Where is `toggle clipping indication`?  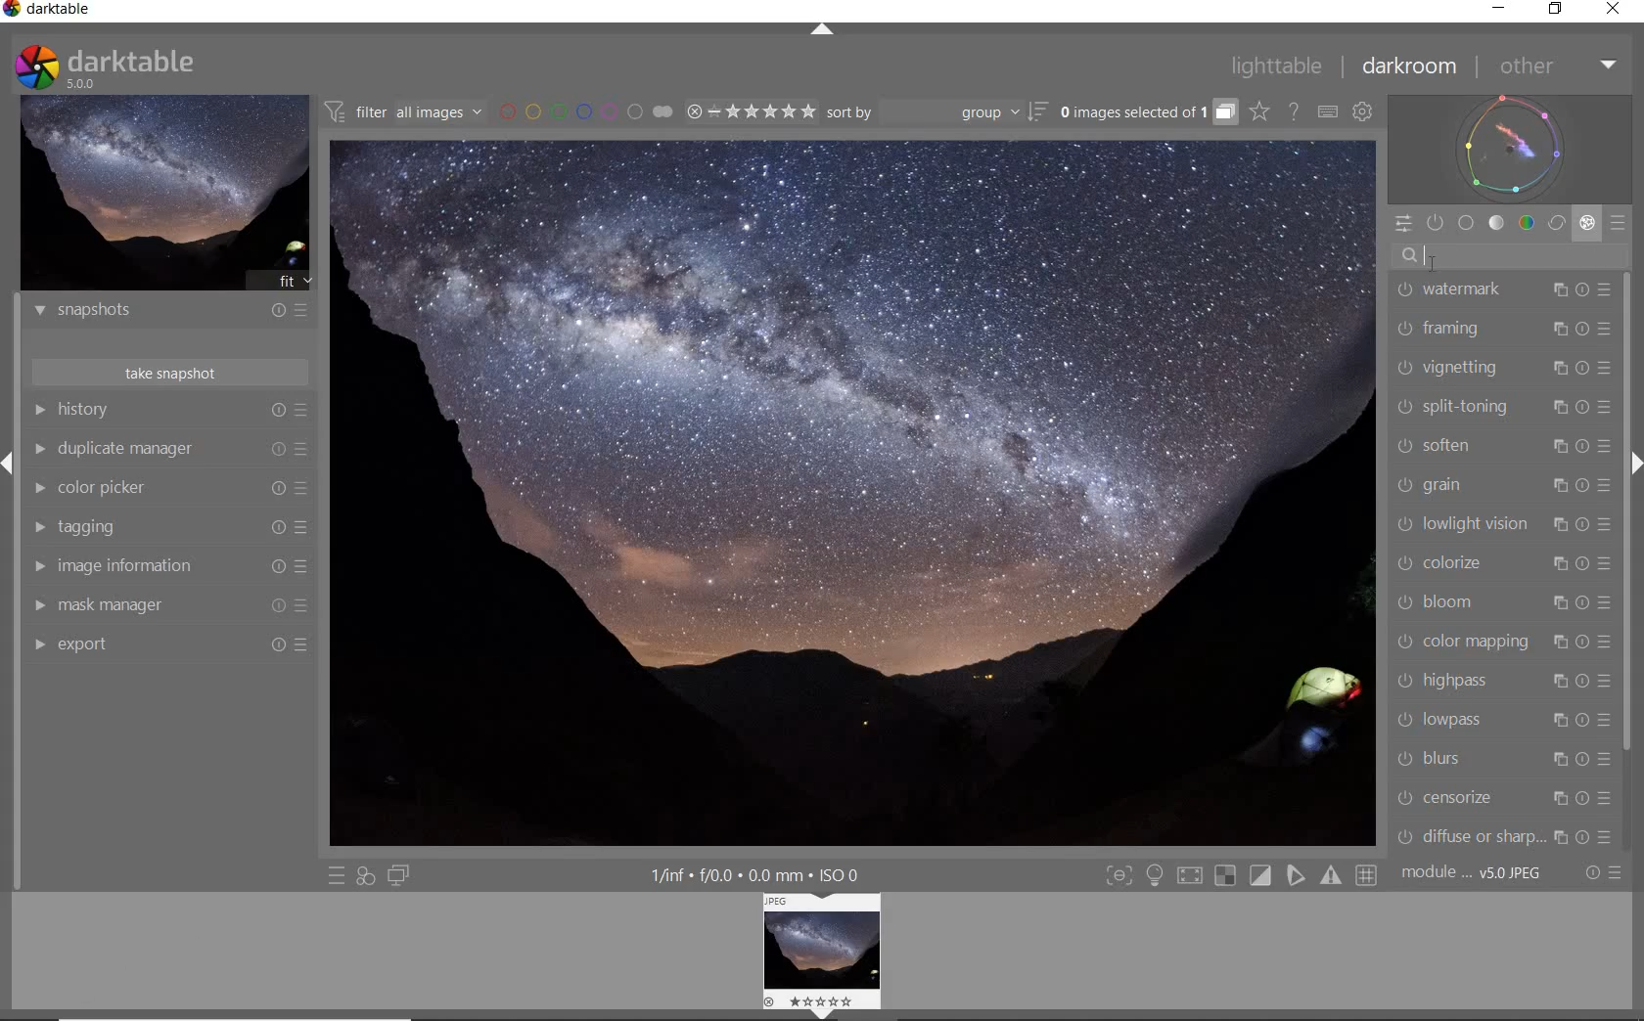 toggle clipping indication is located at coordinates (1263, 878).